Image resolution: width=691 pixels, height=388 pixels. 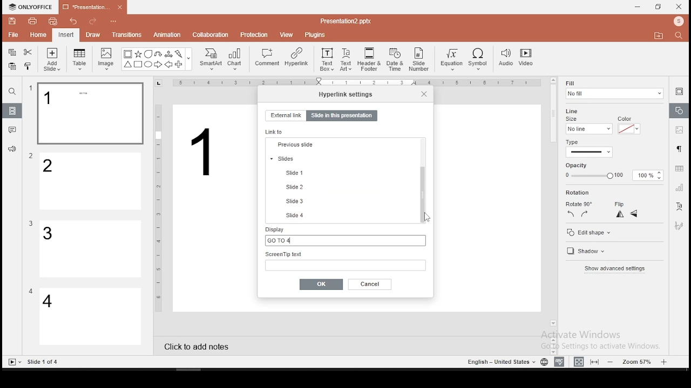 What do you see at coordinates (588, 149) in the screenshot?
I see `line type` at bounding box center [588, 149].